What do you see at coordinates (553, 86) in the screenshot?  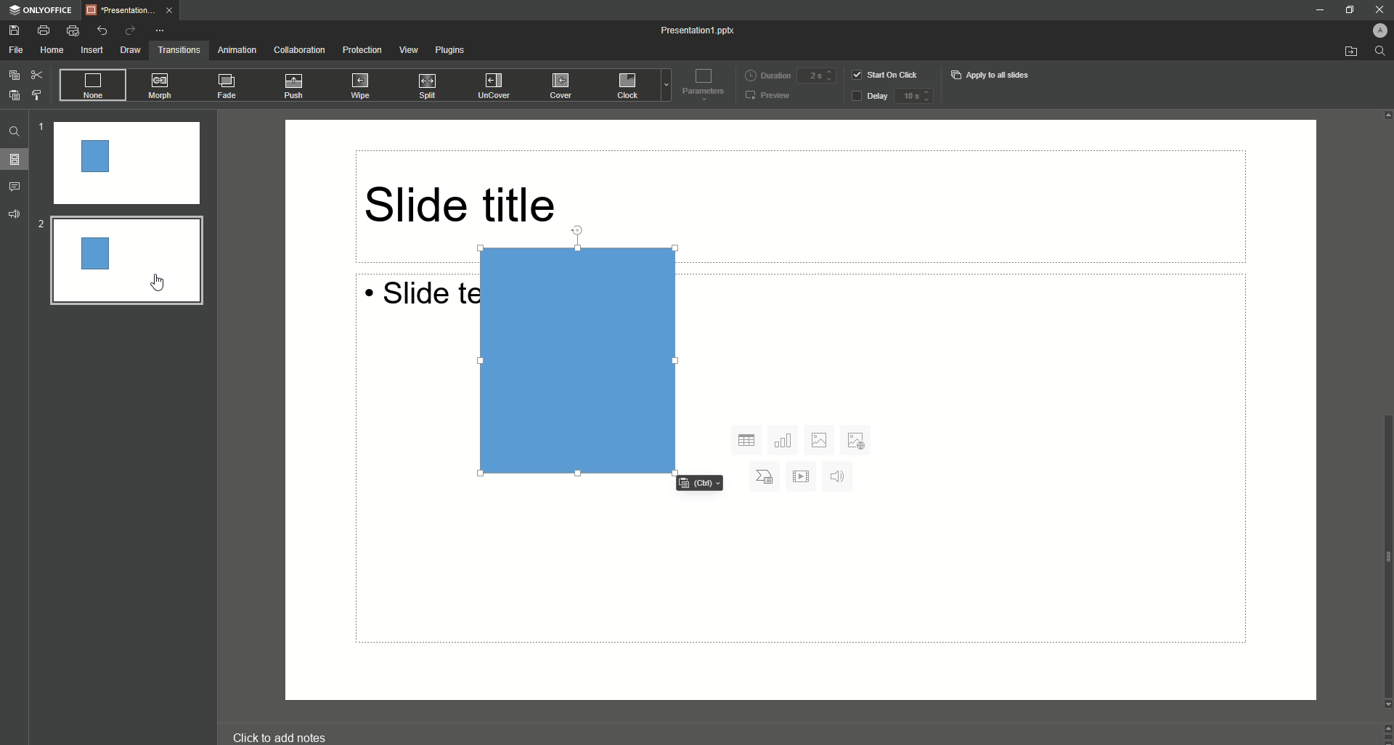 I see `Cover` at bounding box center [553, 86].